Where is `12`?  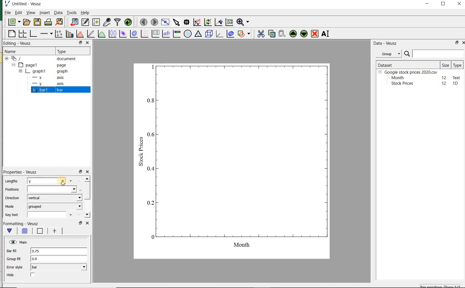
12 is located at coordinates (444, 77).